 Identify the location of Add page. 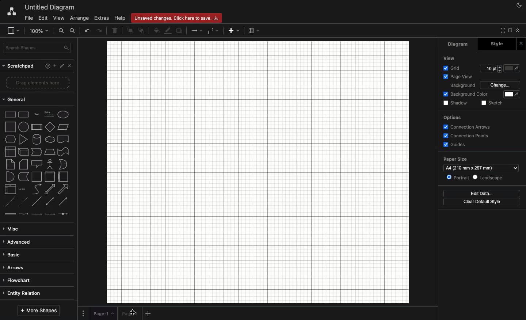
(149, 313).